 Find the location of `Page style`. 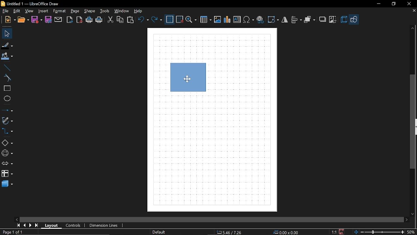

Page style is located at coordinates (158, 232).